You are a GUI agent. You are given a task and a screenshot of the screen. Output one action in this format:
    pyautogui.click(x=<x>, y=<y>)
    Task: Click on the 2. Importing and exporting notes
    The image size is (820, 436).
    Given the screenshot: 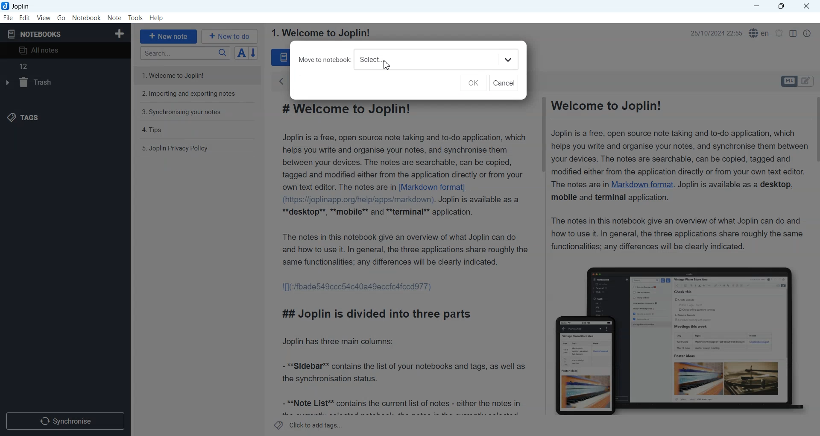 What is the action you would take?
    pyautogui.click(x=190, y=95)
    